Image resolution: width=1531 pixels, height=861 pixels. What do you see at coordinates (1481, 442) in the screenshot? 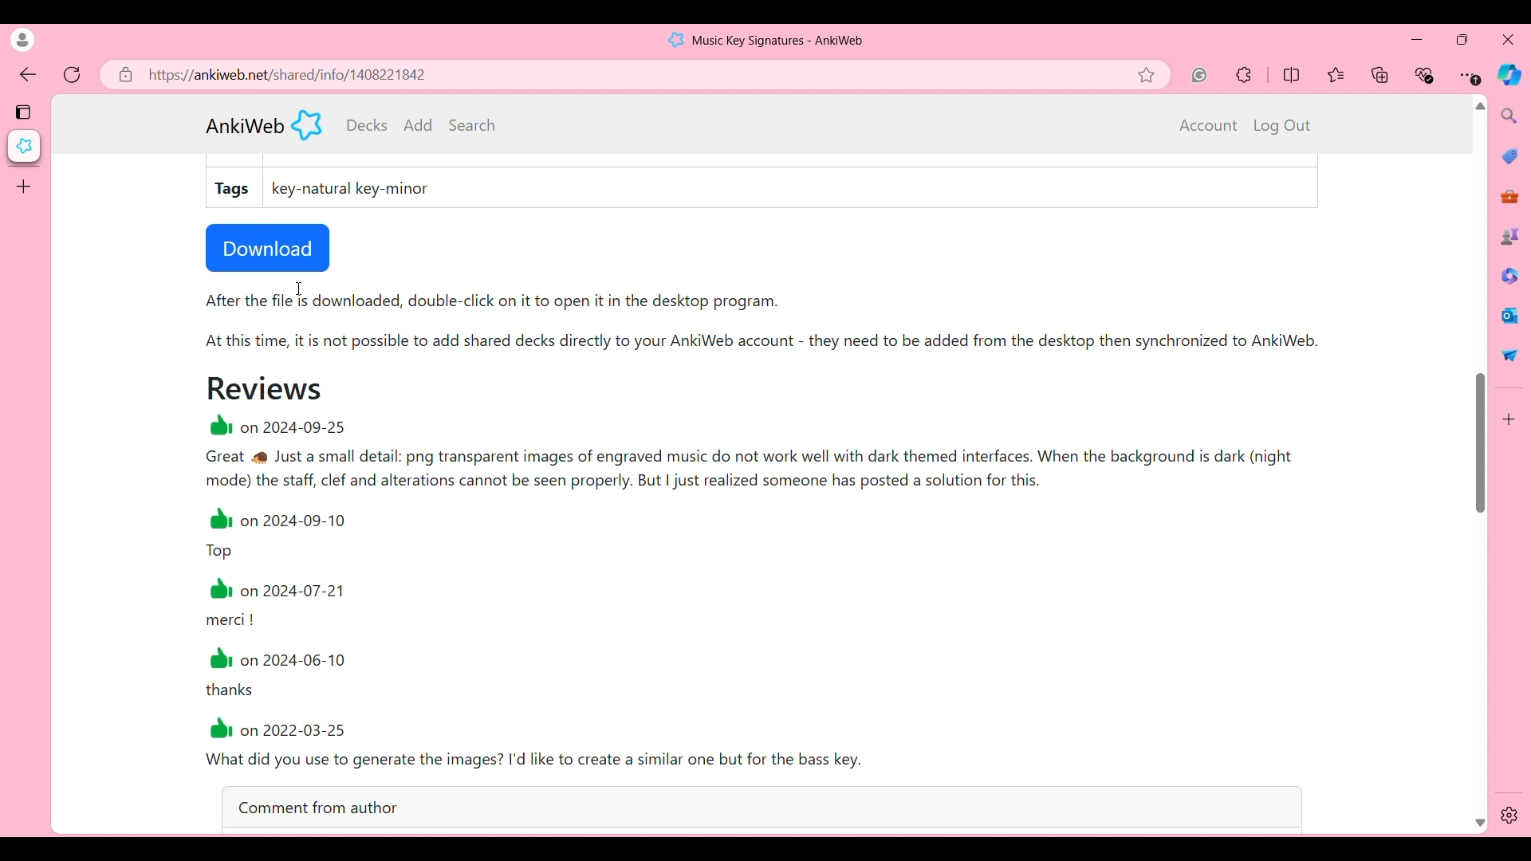
I see `Position of vertical slide bar changed` at bounding box center [1481, 442].